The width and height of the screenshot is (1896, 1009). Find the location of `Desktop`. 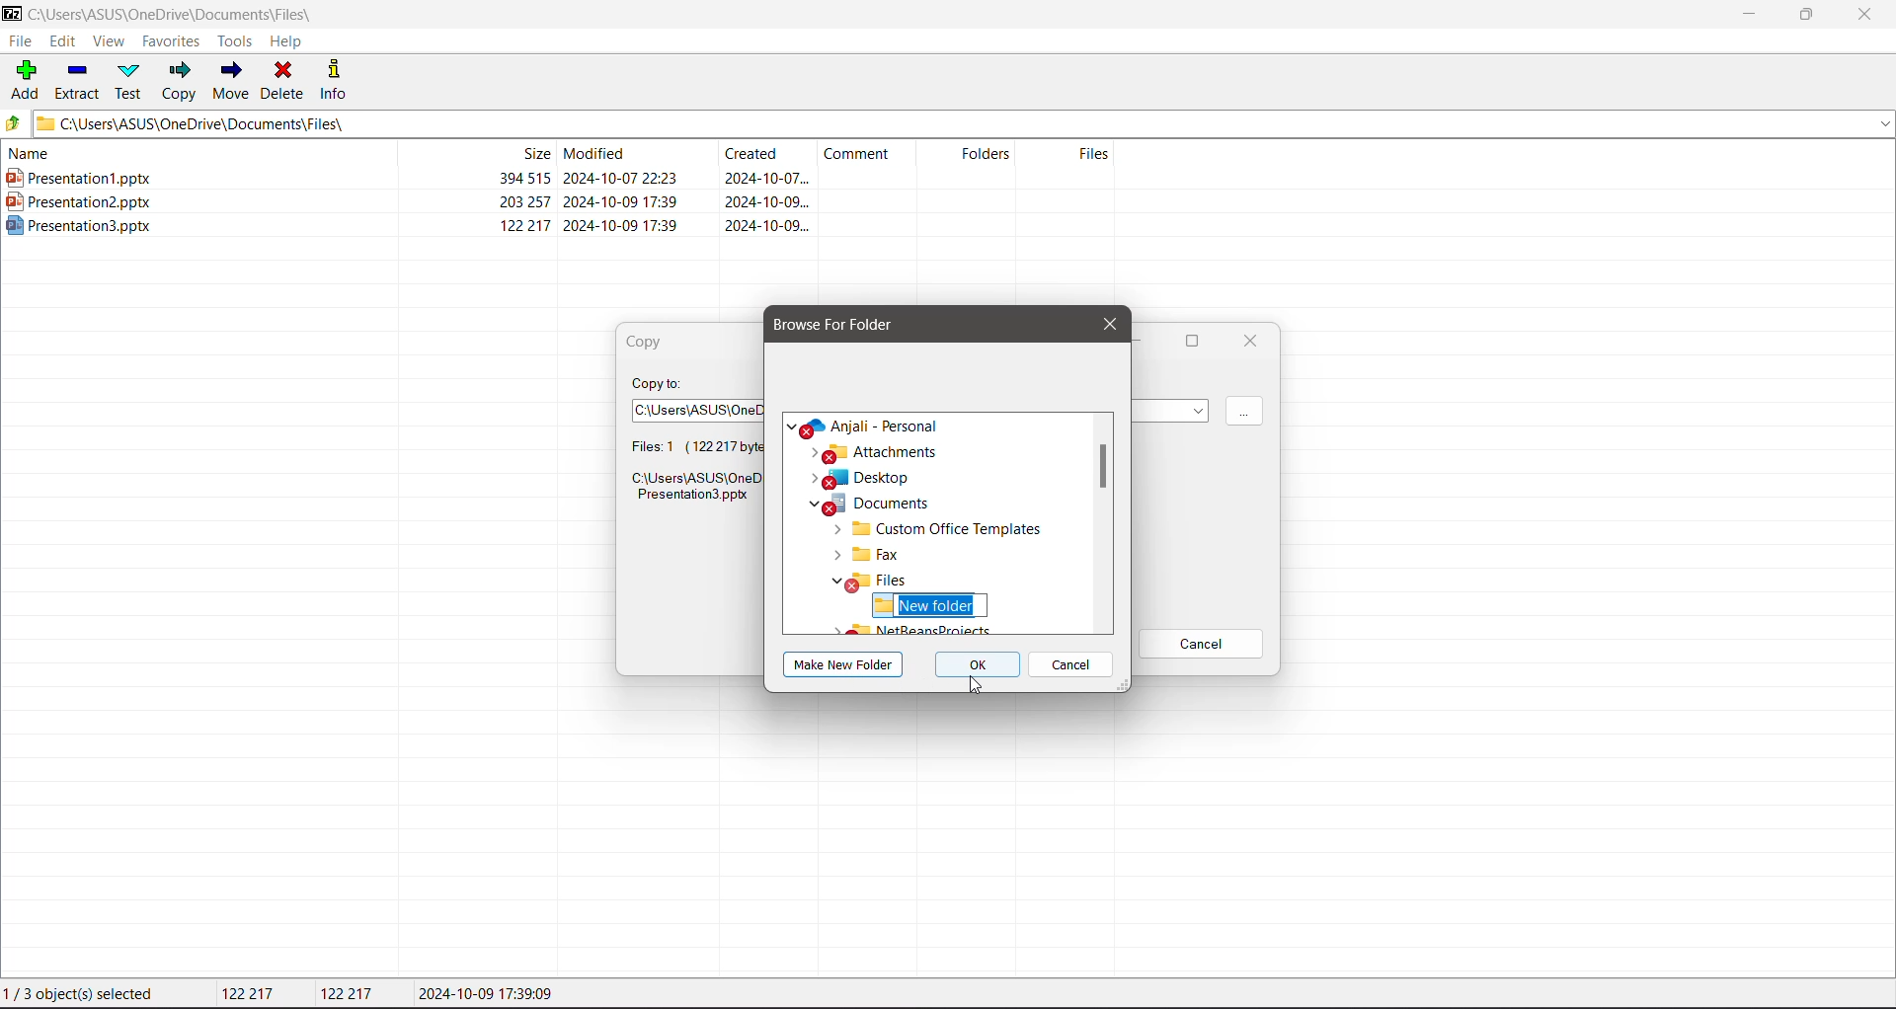

Desktop is located at coordinates (869, 504).